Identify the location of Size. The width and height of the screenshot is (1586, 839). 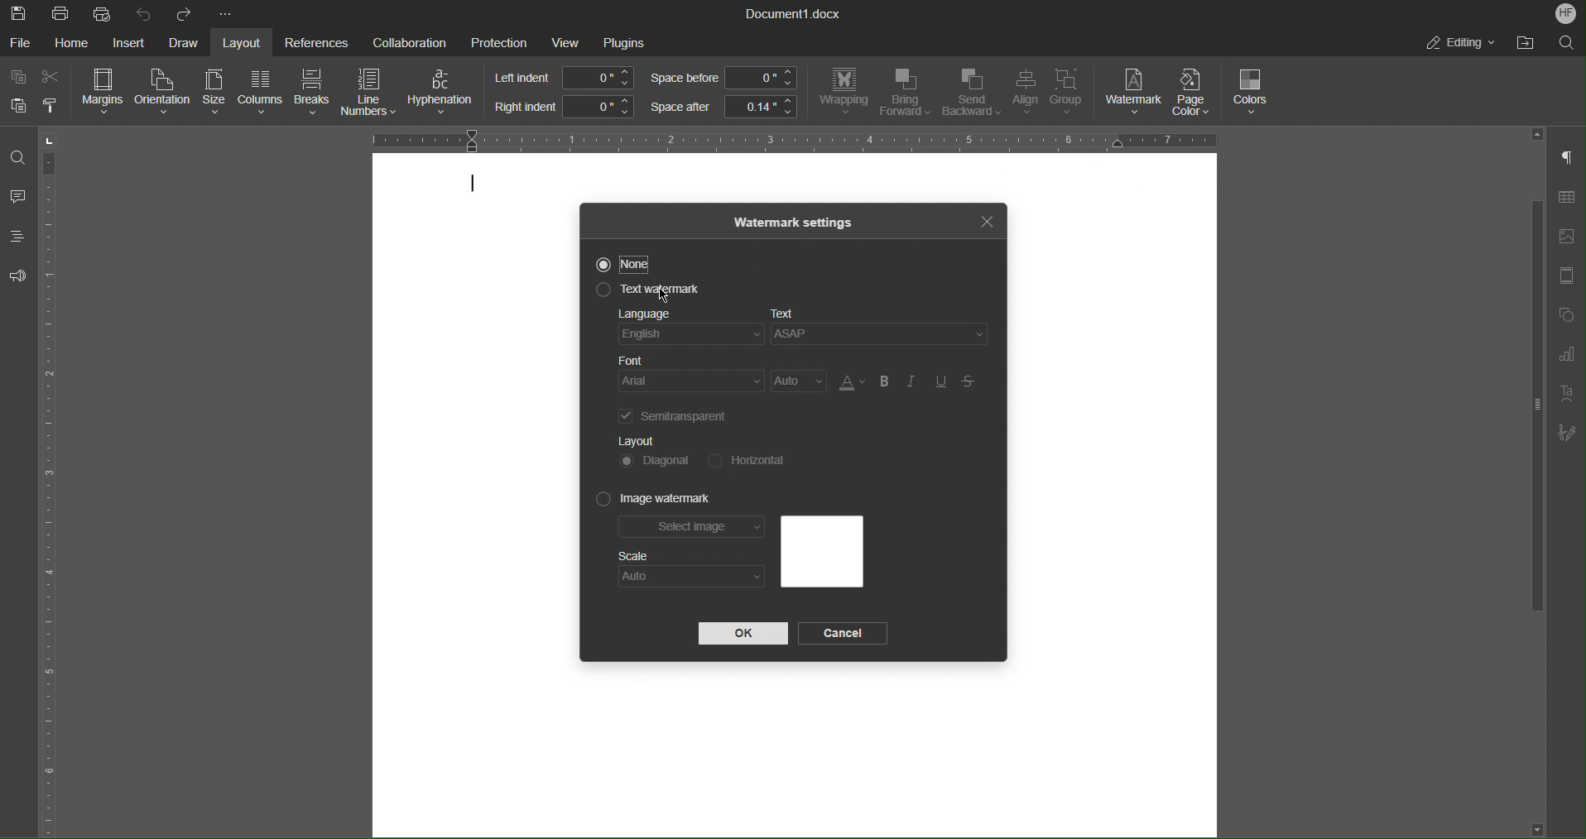
(212, 93).